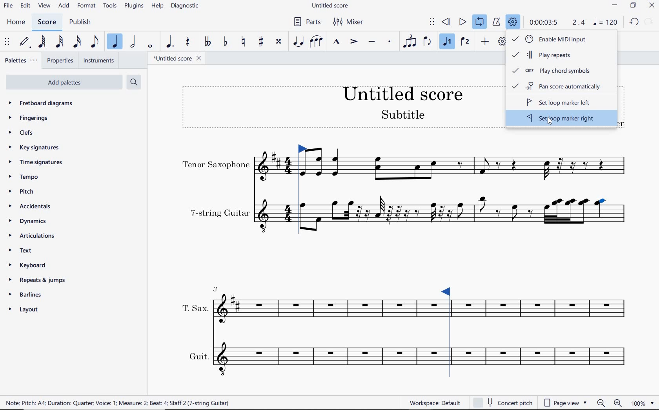 The width and height of the screenshot is (659, 410). I want to click on pan score automatically, so click(561, 87).